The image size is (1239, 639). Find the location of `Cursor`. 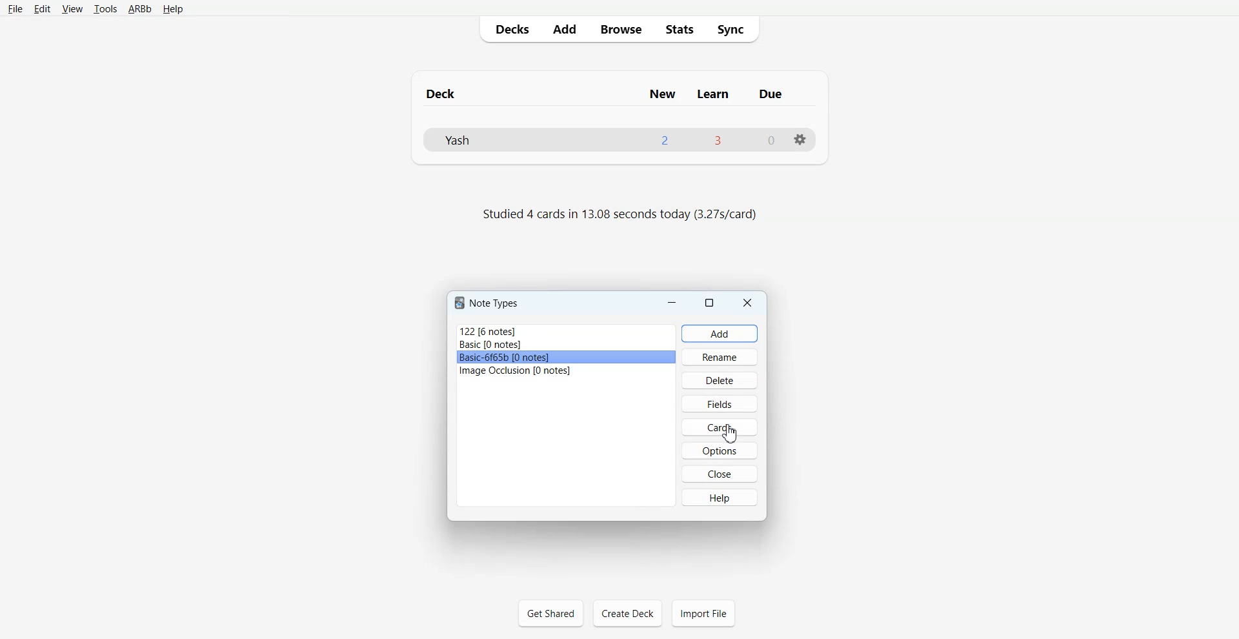

Cursor is located at coordinates (730, 434).